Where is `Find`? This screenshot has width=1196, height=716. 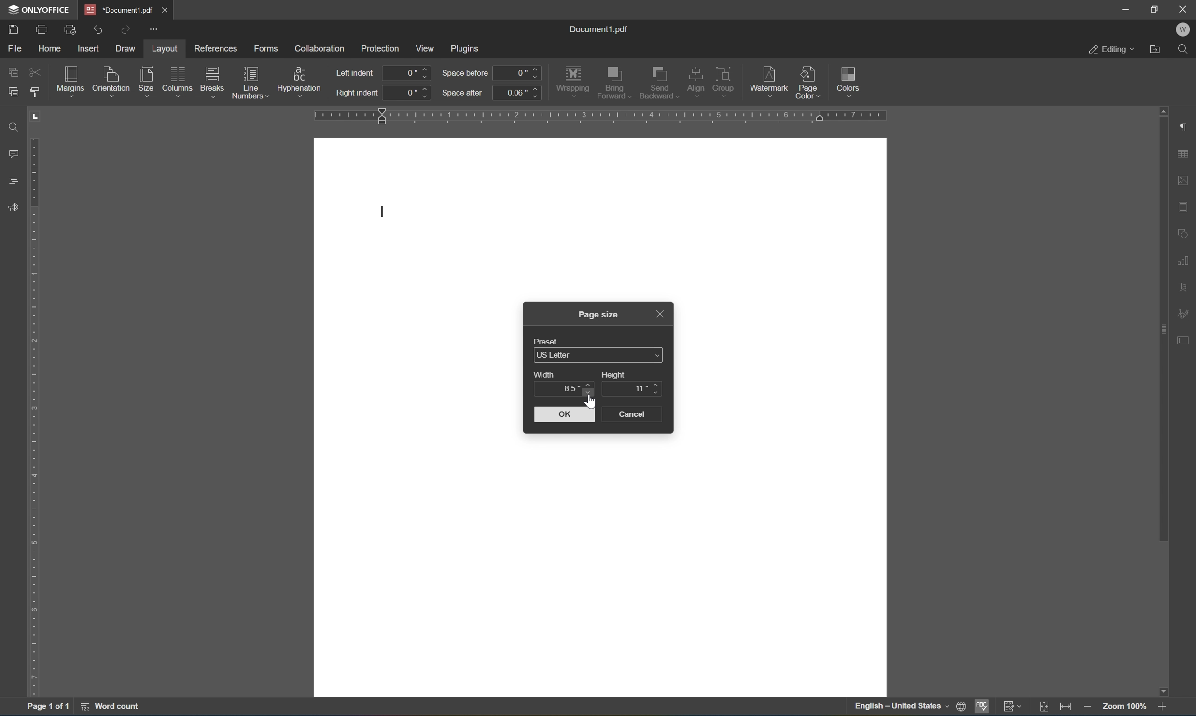
Find is located at coordinates (11, 126).